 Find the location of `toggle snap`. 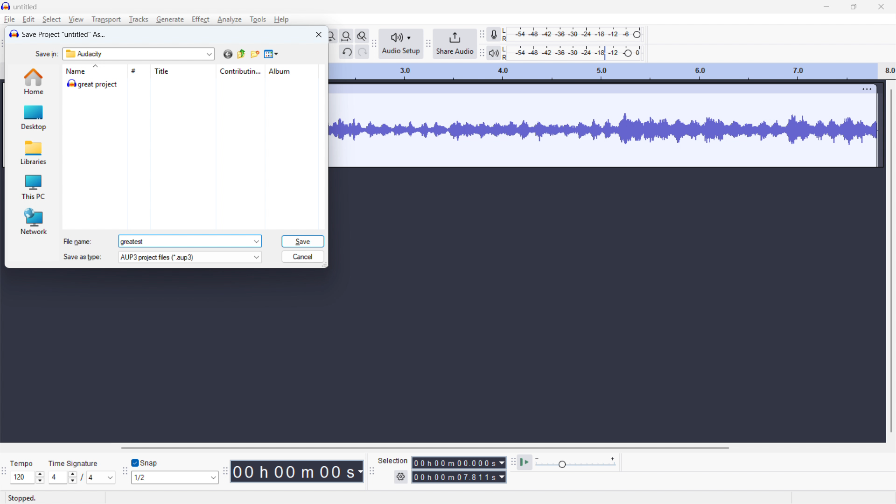

toggle snap is located at coordinates (146, 462).